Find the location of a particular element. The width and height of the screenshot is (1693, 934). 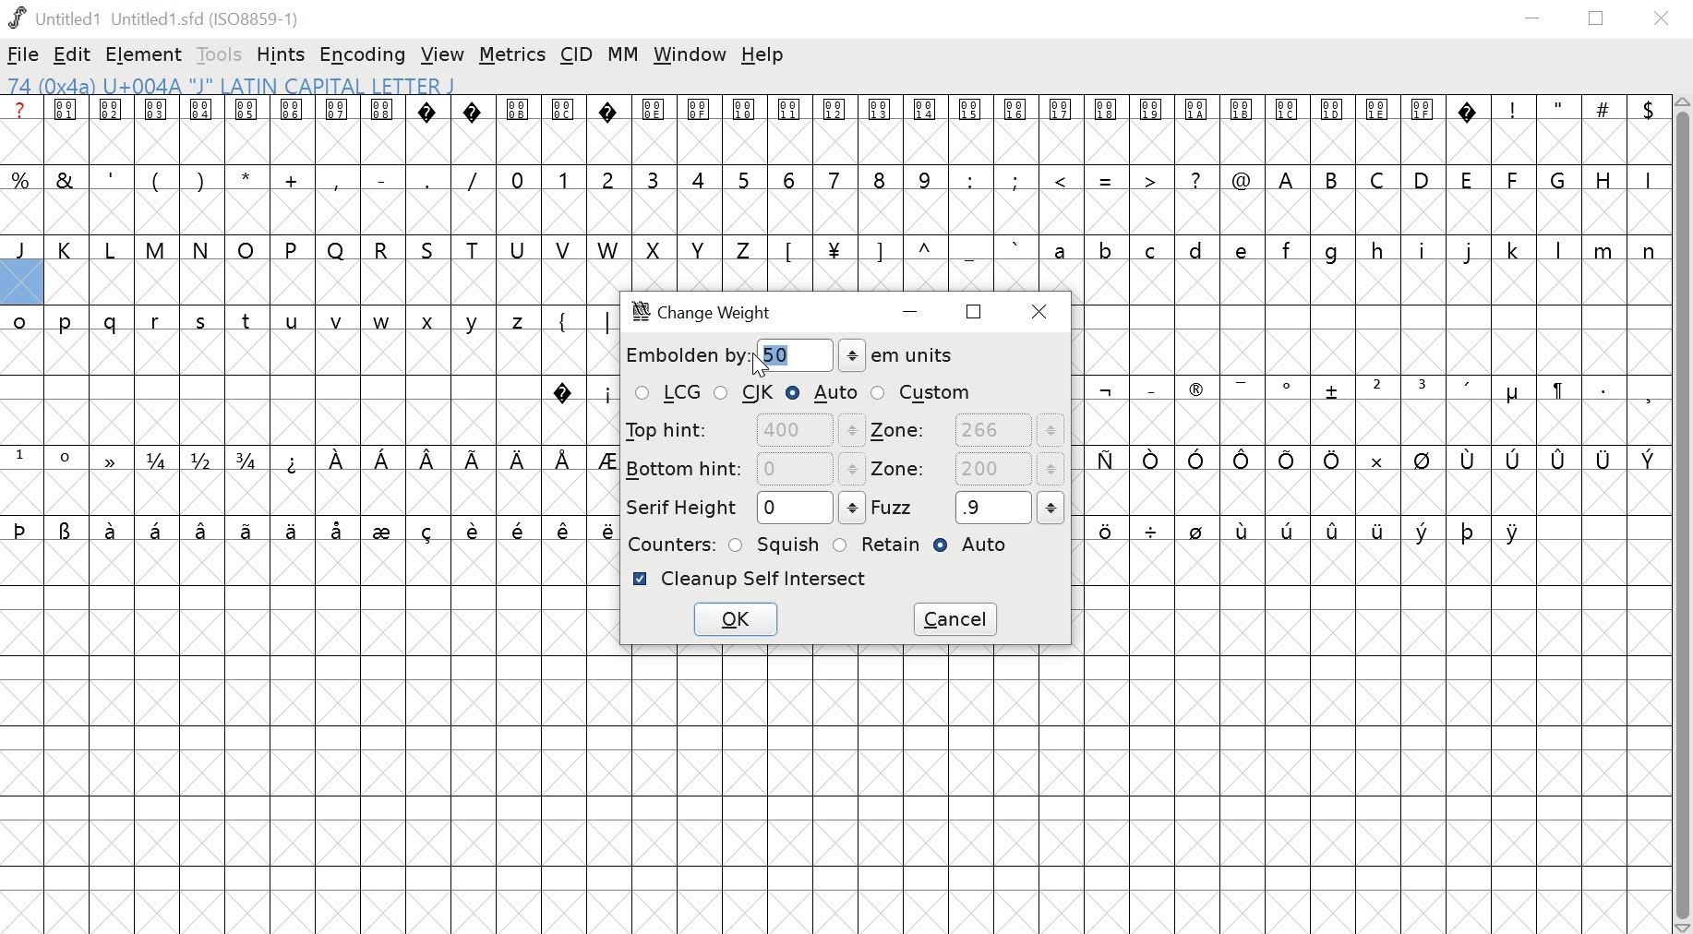

symbols is located at coordinates (576, 320).